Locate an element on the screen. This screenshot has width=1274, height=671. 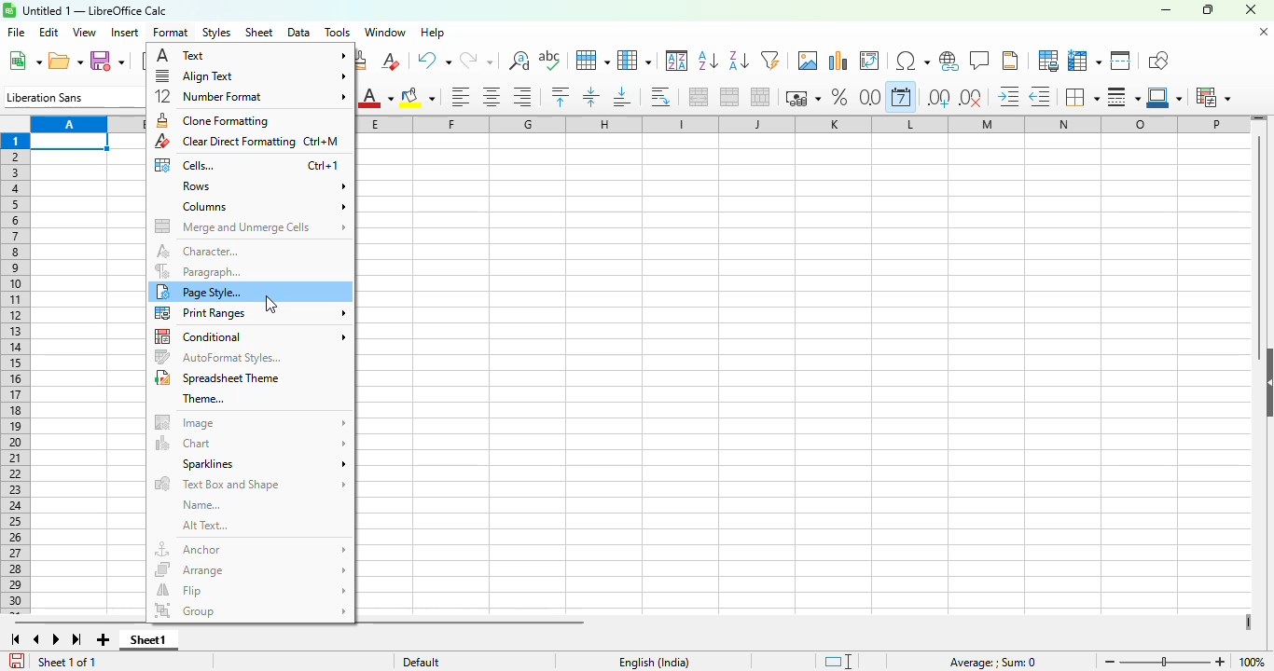
tools is located at coordinates (338, 32).